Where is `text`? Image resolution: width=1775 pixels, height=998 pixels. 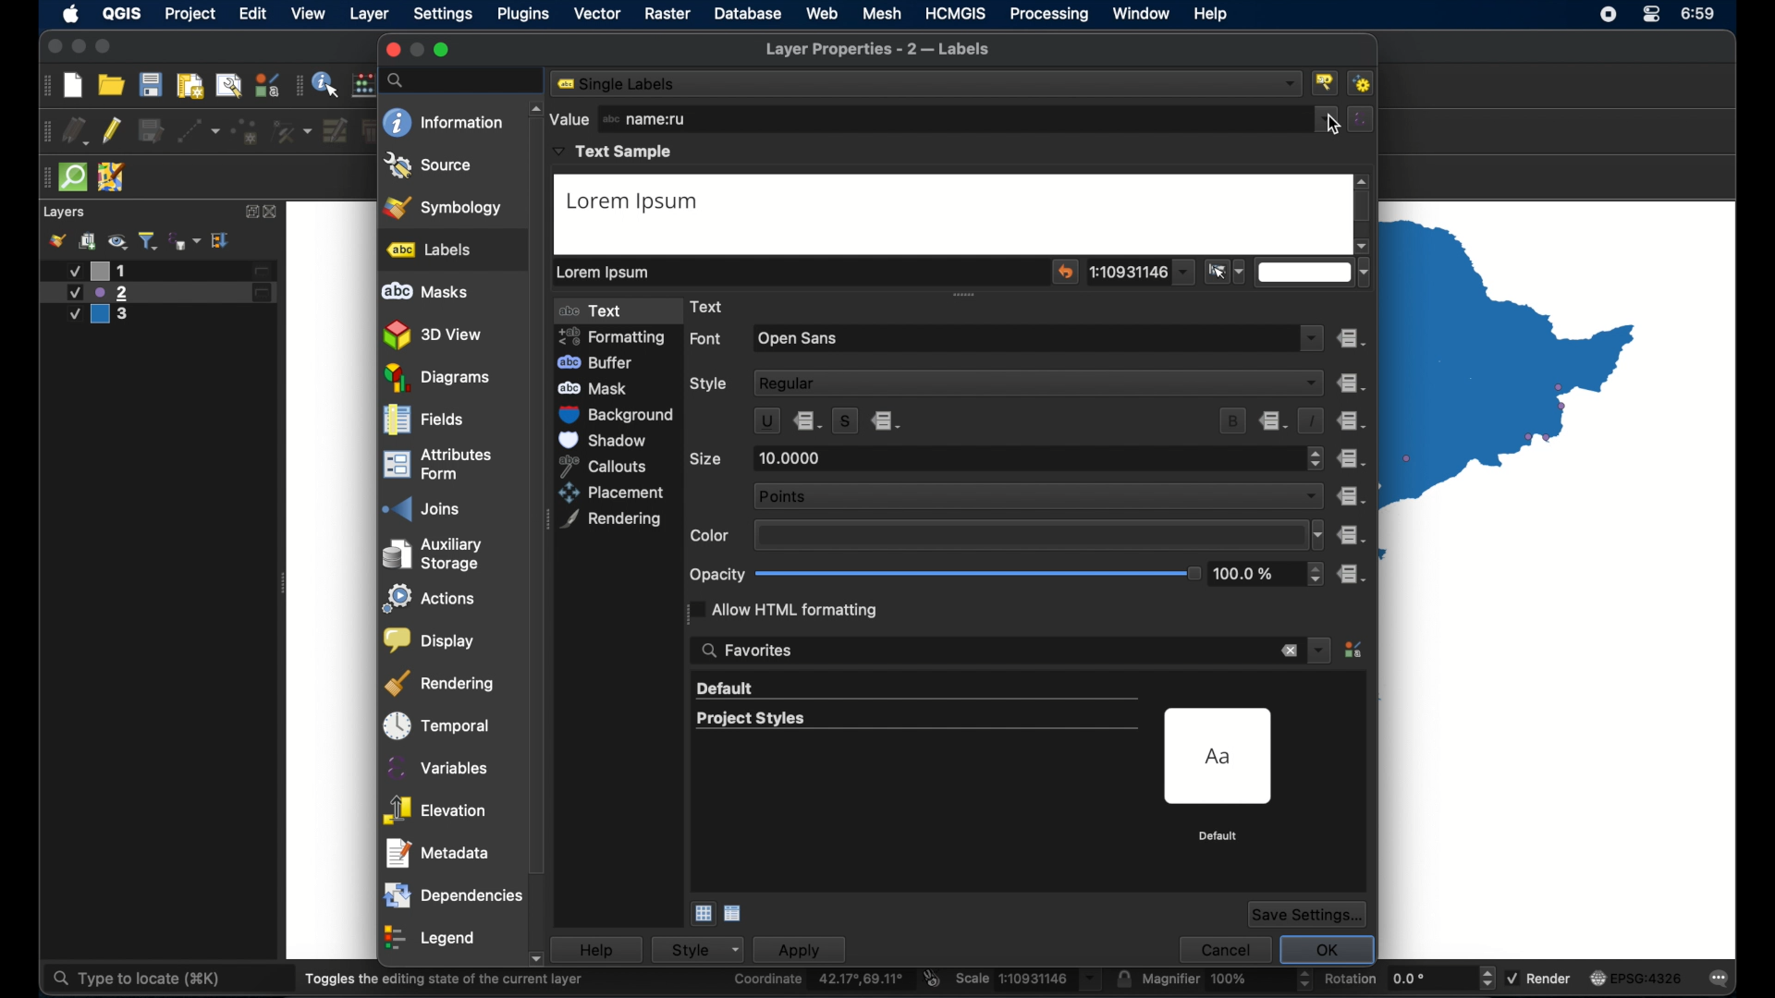 text is located at coordinates (600, 311).